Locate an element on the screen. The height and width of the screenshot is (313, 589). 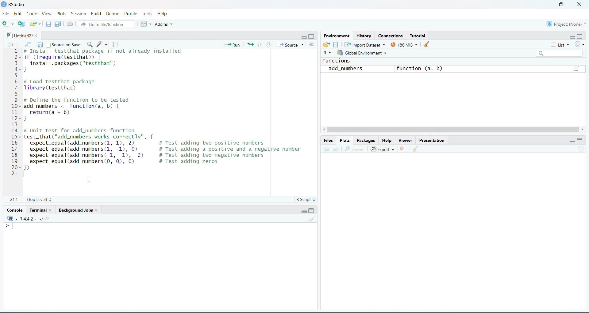
rerun is located at coordinates (250, 45).